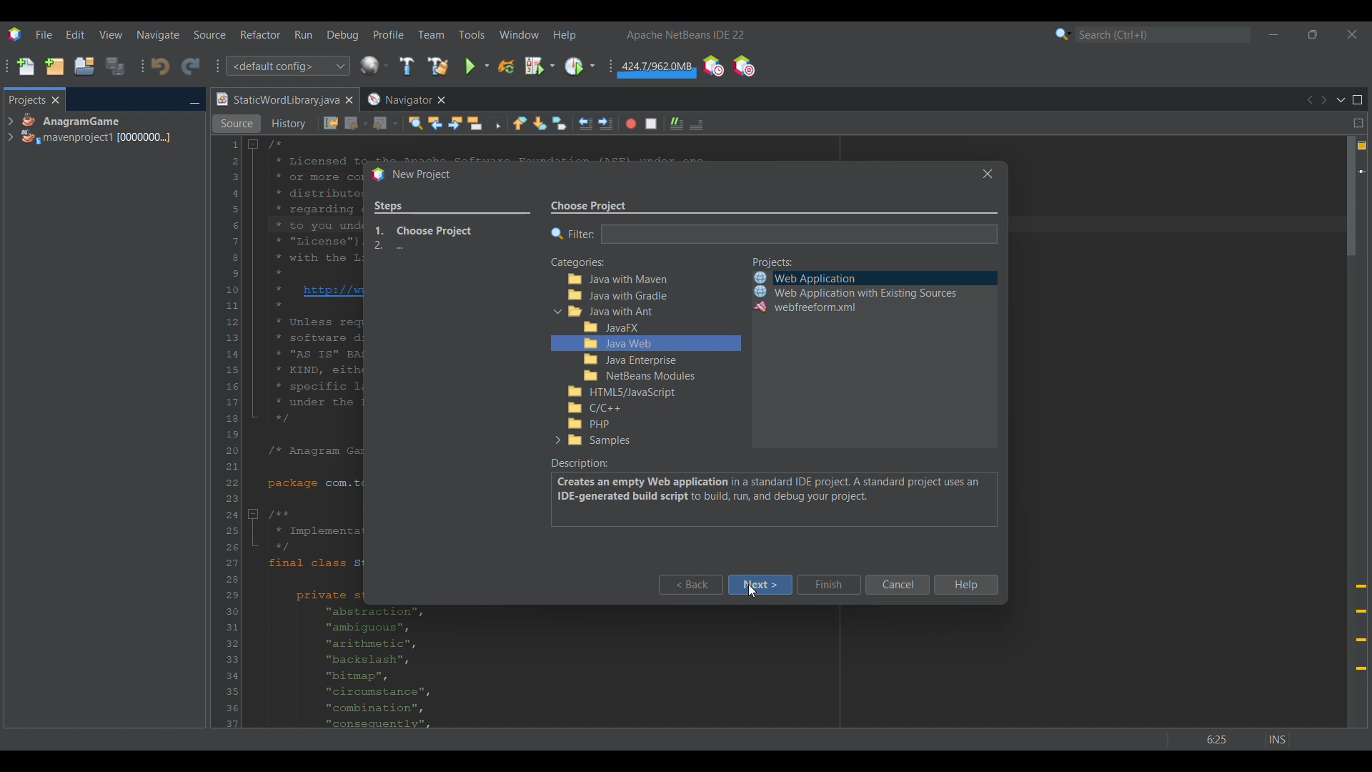 The image size is (1372, 772). I want to click on Find previous occurrences, so click(435, 123).